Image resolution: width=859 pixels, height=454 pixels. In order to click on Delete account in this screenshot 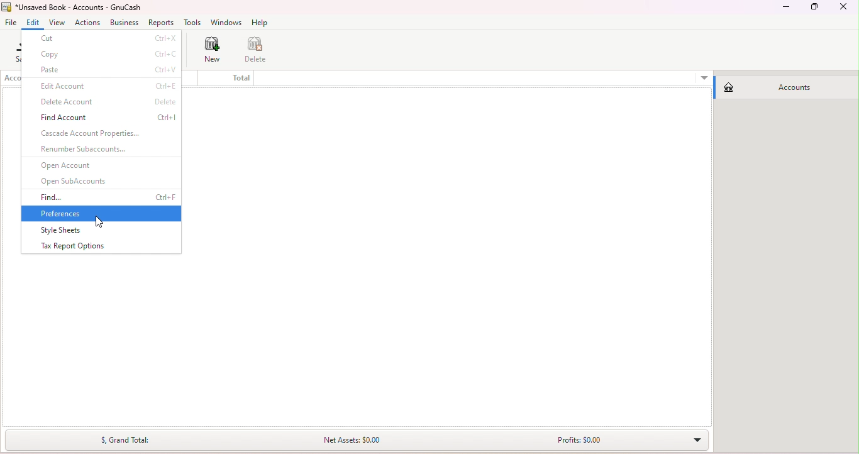, I will do `click(103, 102)`.